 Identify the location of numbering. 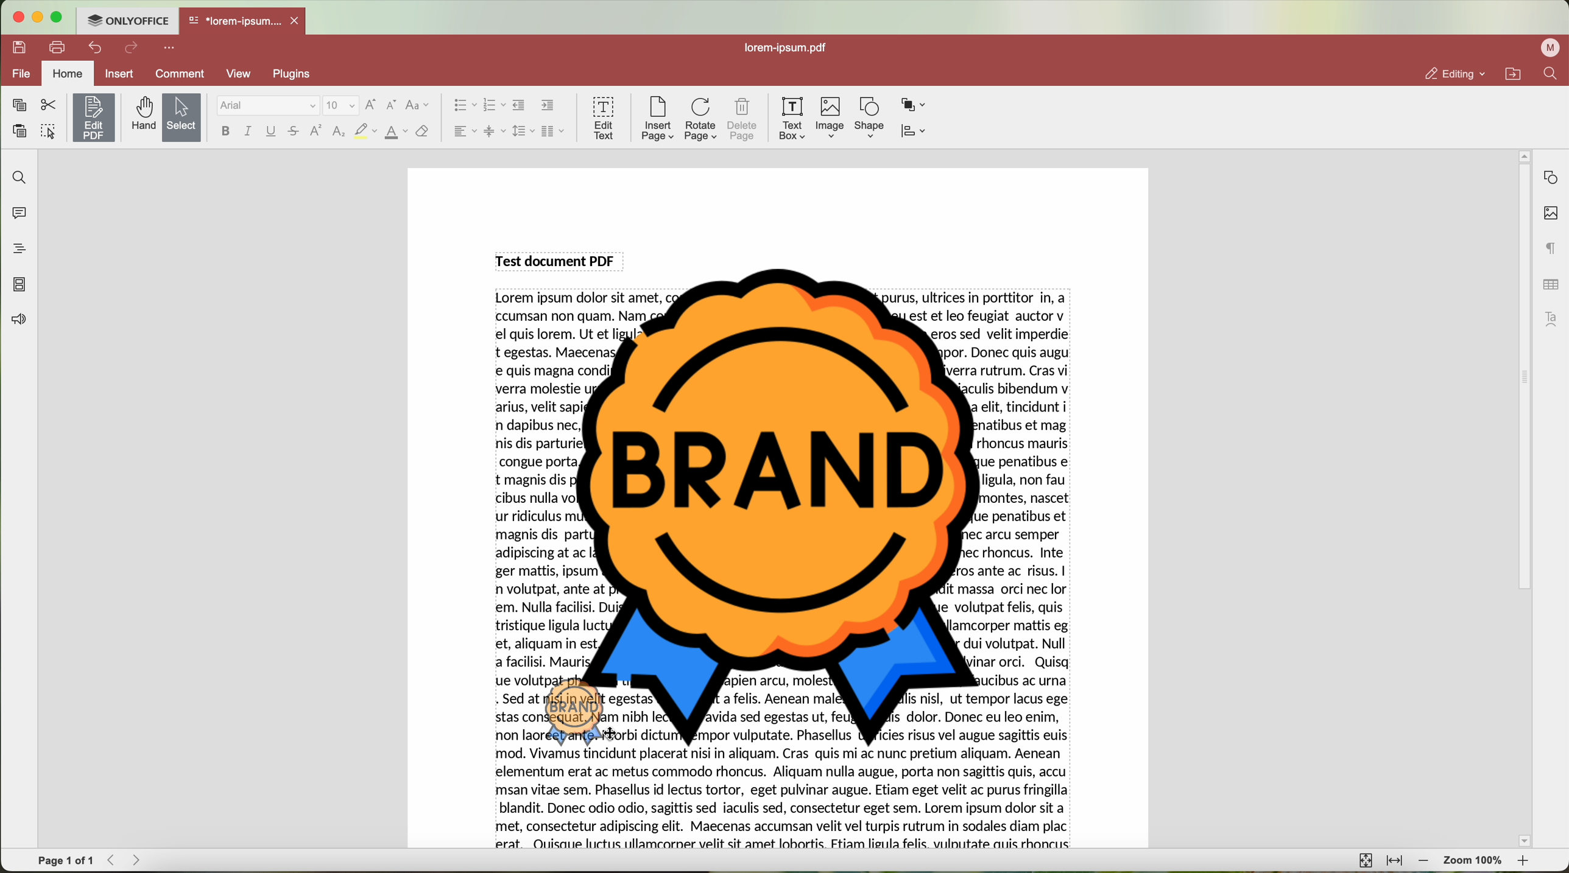
(494, 106).